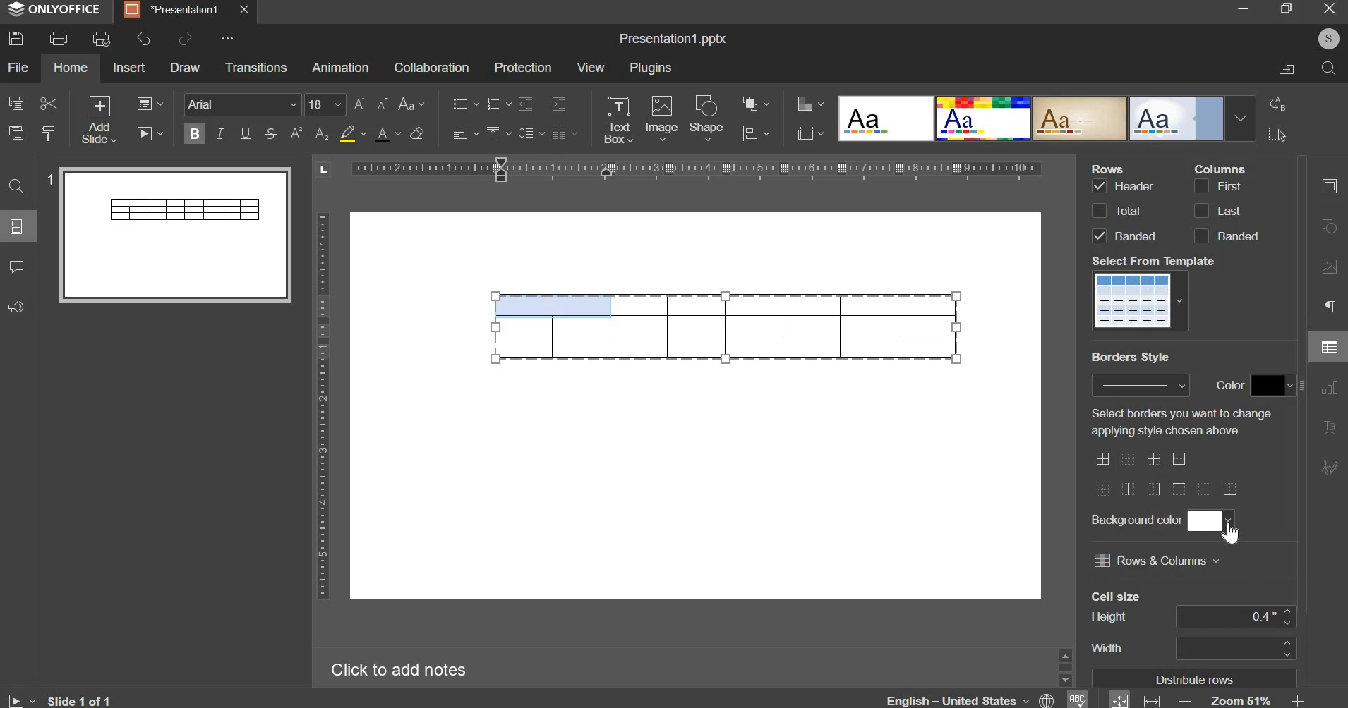  I want to click on chart settings, so click(756, 133).